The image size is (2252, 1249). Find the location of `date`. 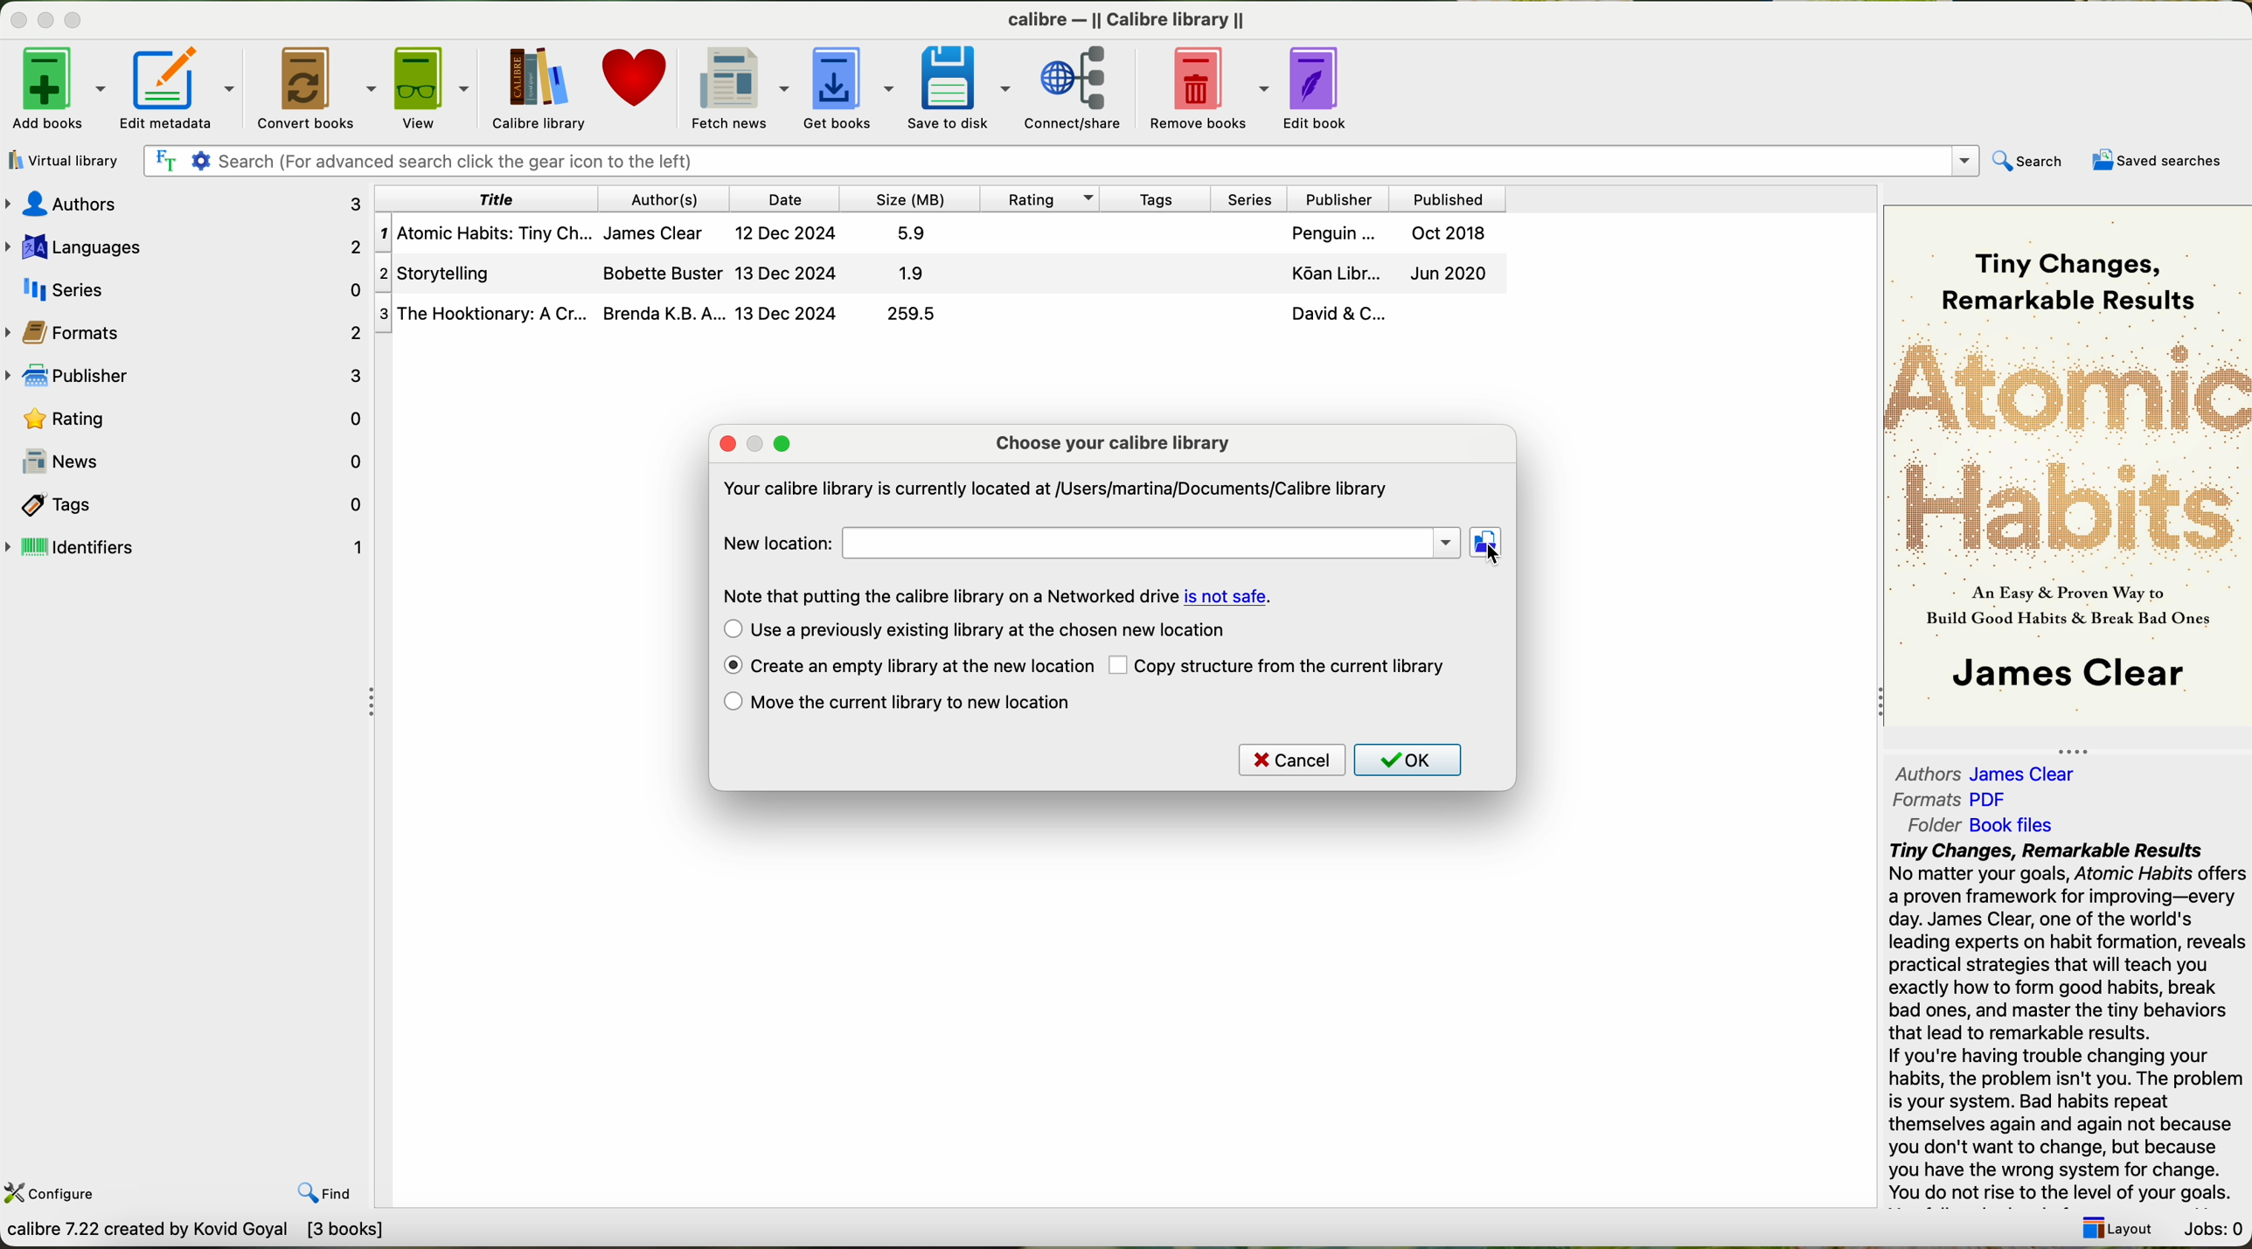

date is located at coordinates (785, 198).